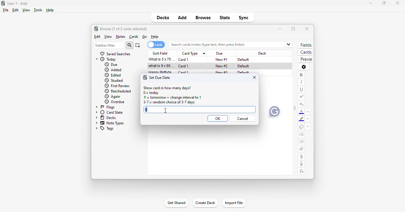 The width and height of the screenshot is (405, 212). What do you see at coordinates (165, 110) in the screenshot?
I see `cursor` at bounding box center [165, 110].